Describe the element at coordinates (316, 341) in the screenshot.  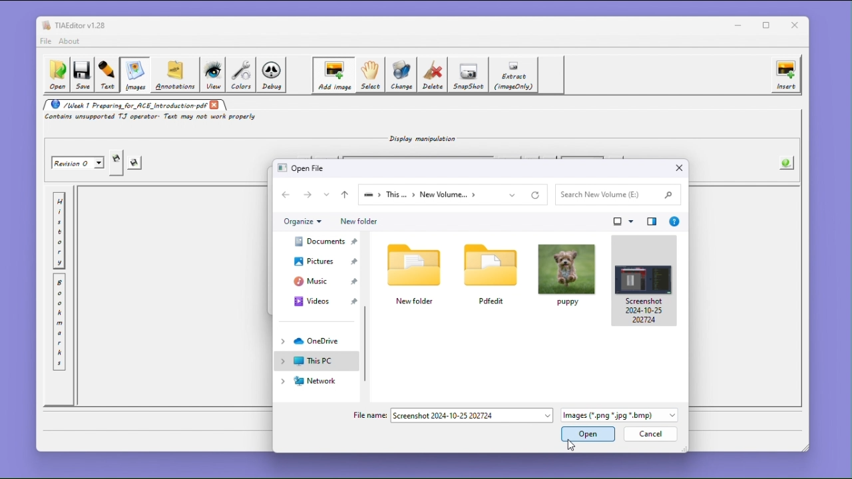
I see `OneDrive` at that location.